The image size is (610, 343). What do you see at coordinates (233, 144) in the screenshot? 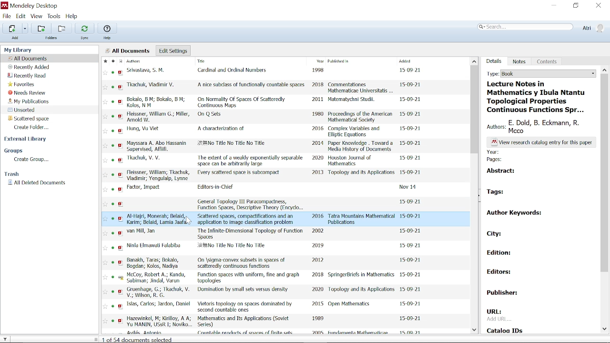
I see `title` at bounding box center [233, 144].